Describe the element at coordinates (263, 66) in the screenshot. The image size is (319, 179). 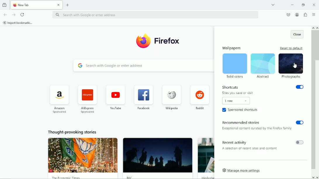
I see `Abstract` at that location.